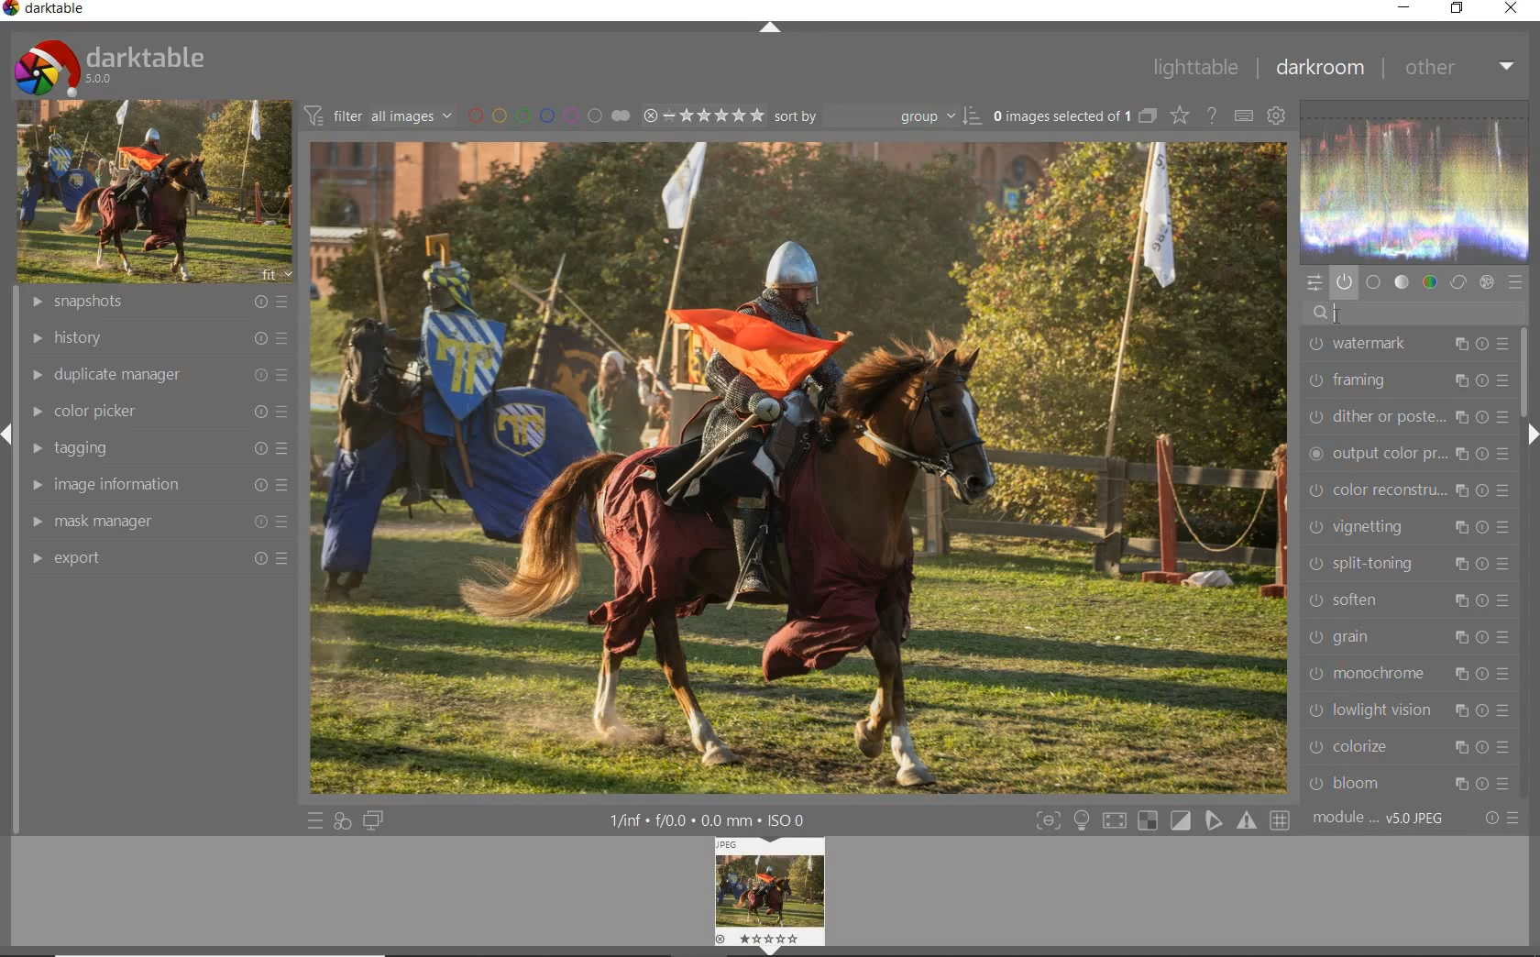 Image resolution: width=1540 pixels, height=957 pixels. I want to click on color, so click(1431, 280).